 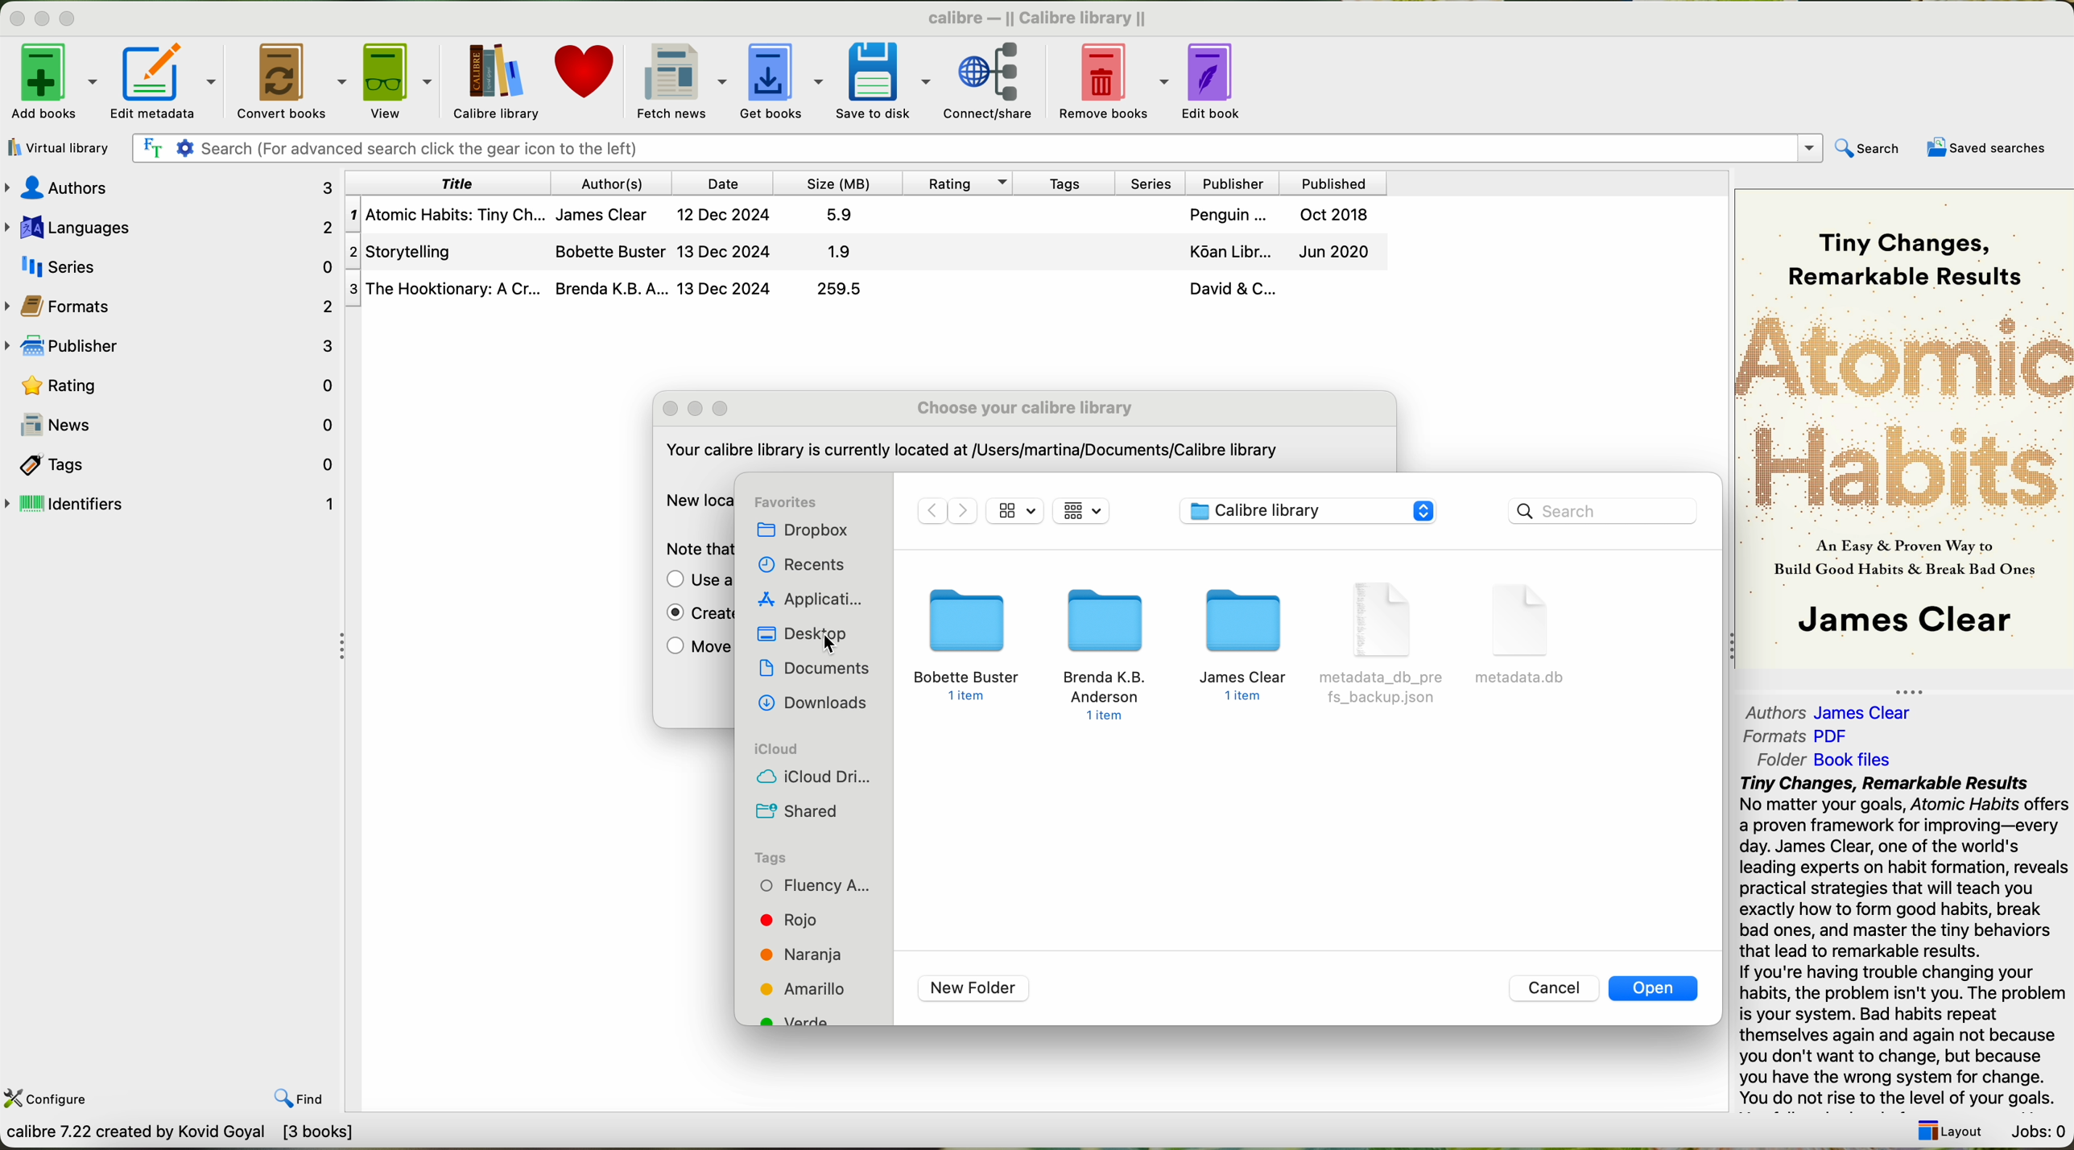 What do you see at coordinates (398, 81) in the screenshot?
I see `view` at bounding box center [398, 81].